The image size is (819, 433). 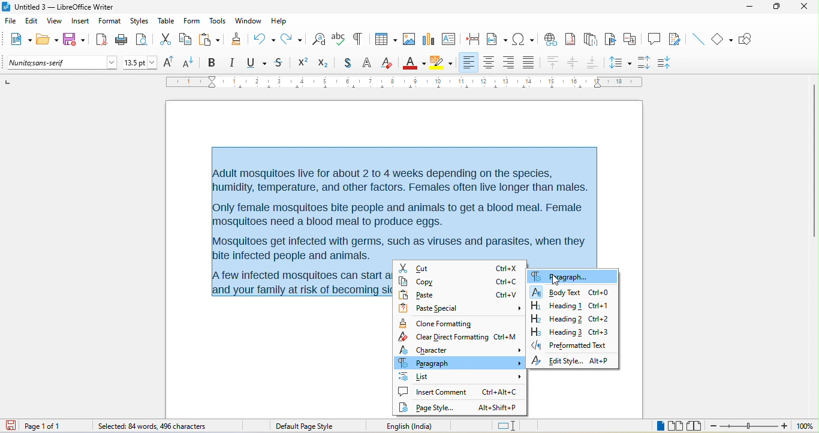 What do you see at coordinates (217, 22) in the screenshot?
I see `tools` at bounding box center [217, 22].